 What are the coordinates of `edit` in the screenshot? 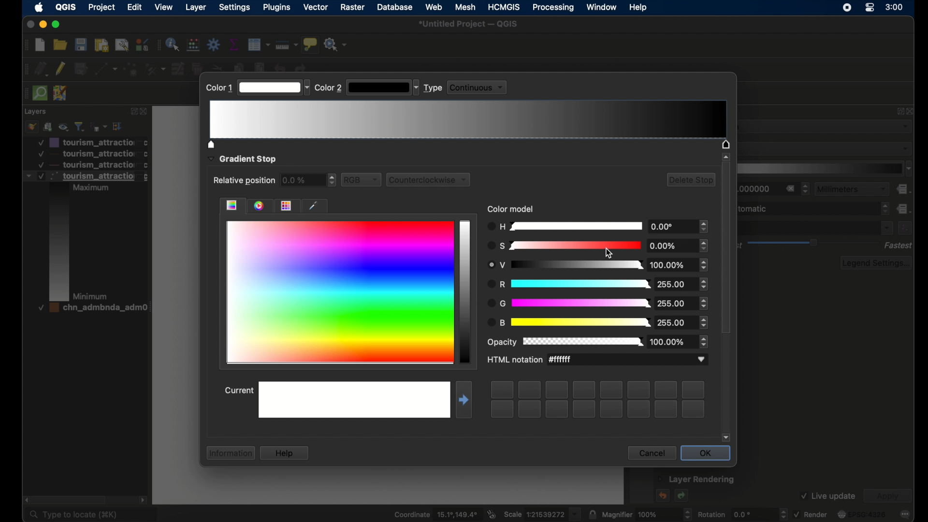 It's located at (133, 7).